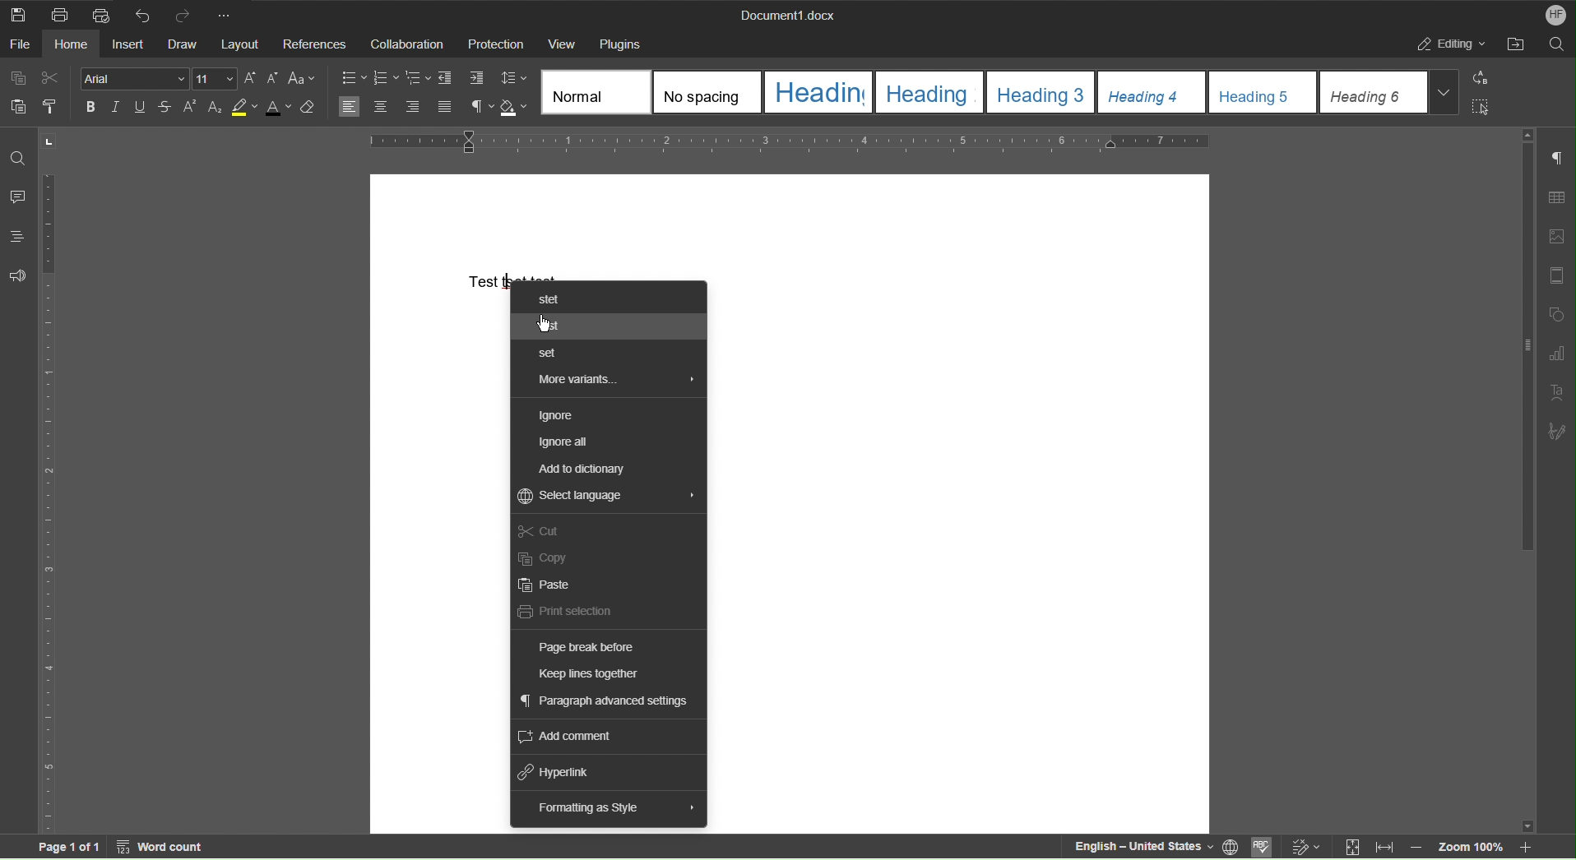  What do you see at coordinates (1555, 239) in the screenshot?
I see `Image Settings` at bounding box center [1555, 239].